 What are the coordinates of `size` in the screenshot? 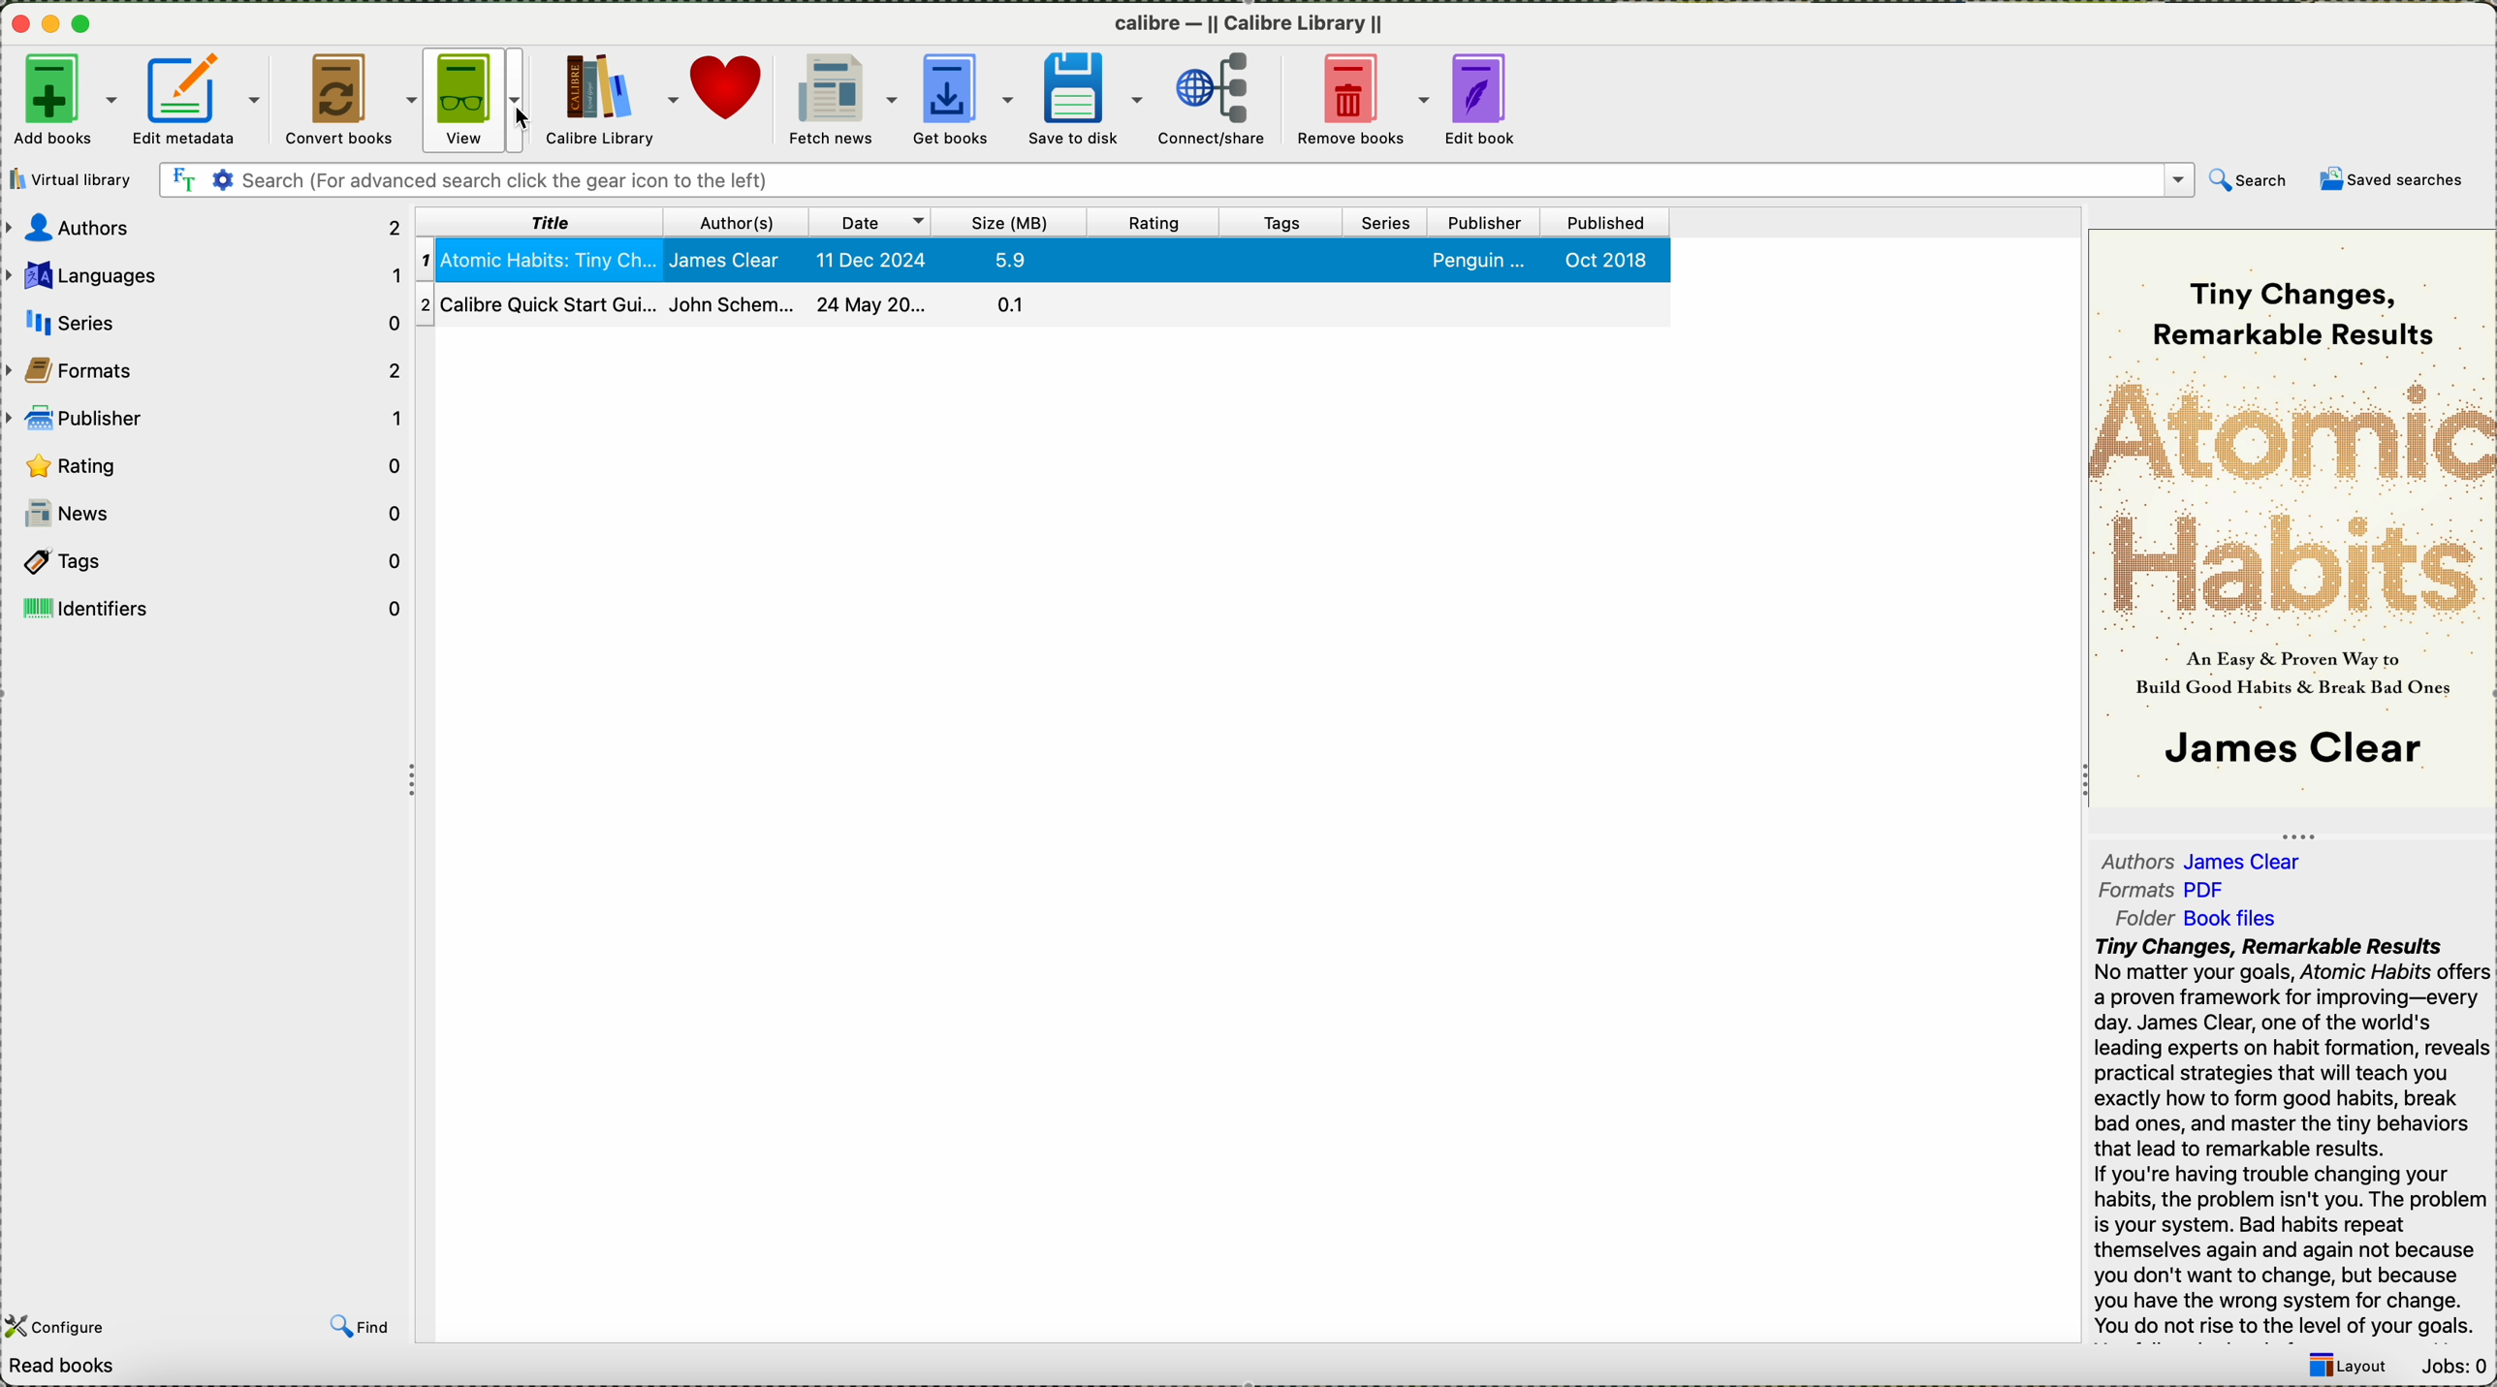 It's located at (1013, 225).